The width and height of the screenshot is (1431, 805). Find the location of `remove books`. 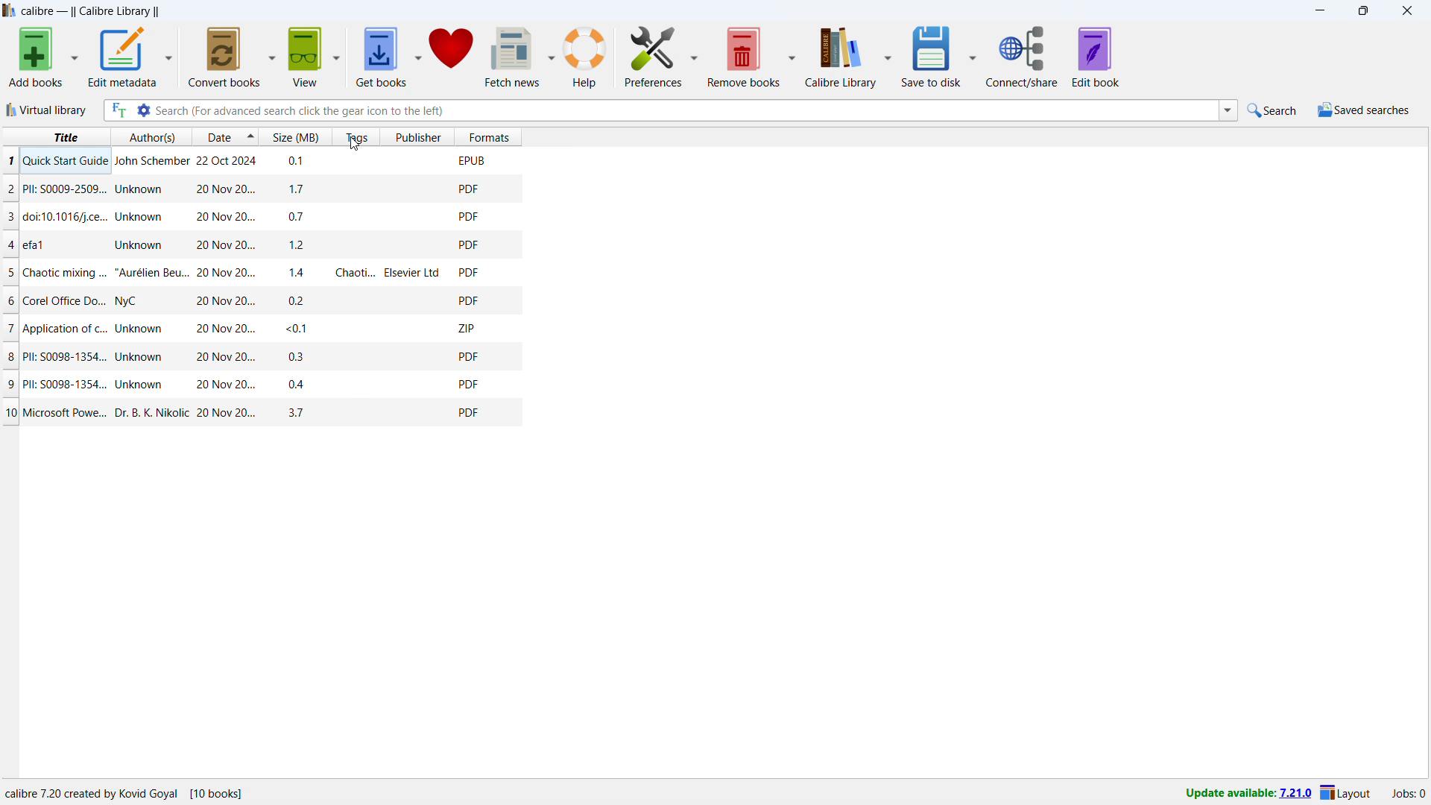

remove books is located at coordinates (652, 55).